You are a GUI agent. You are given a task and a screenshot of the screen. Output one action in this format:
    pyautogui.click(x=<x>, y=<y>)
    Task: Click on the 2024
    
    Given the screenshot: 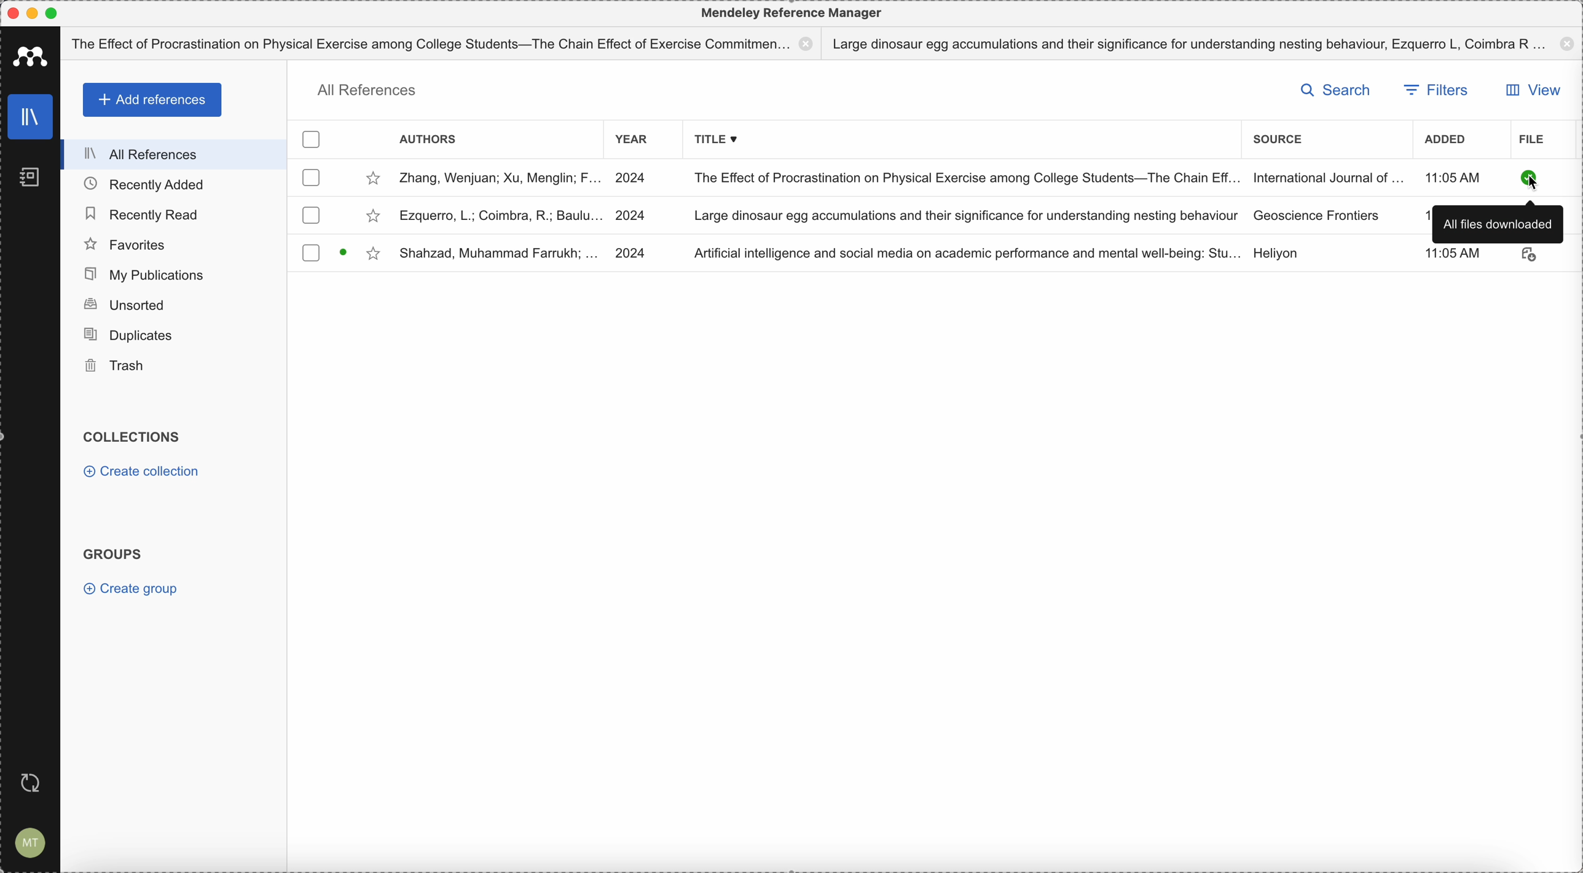 What is the action you would take?
    pyautogui.click(x=630, y=177)
    